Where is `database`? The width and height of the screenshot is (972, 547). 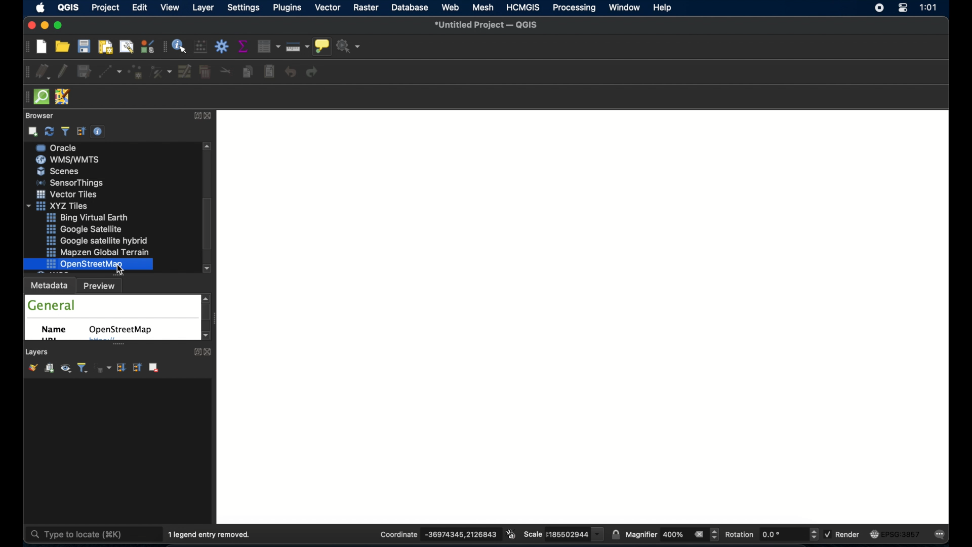 database is located at coordinates (411, 7).